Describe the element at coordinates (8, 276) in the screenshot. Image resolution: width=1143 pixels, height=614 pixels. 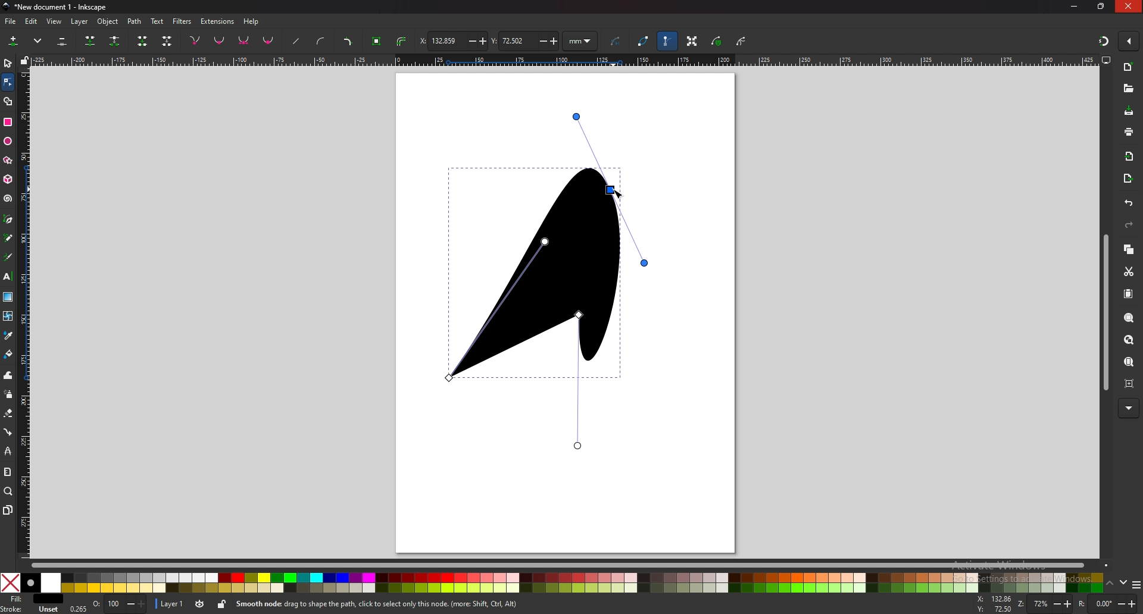
I see `text` at that location.